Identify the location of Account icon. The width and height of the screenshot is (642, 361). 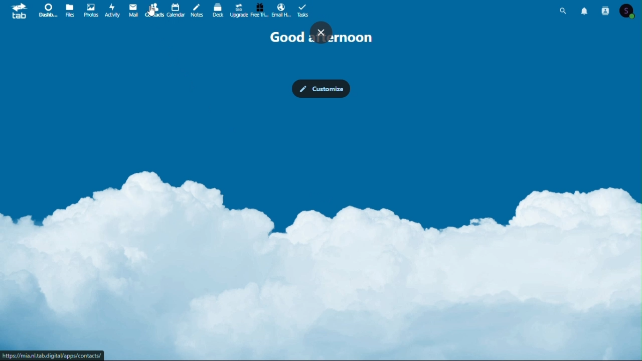
(631, 11).